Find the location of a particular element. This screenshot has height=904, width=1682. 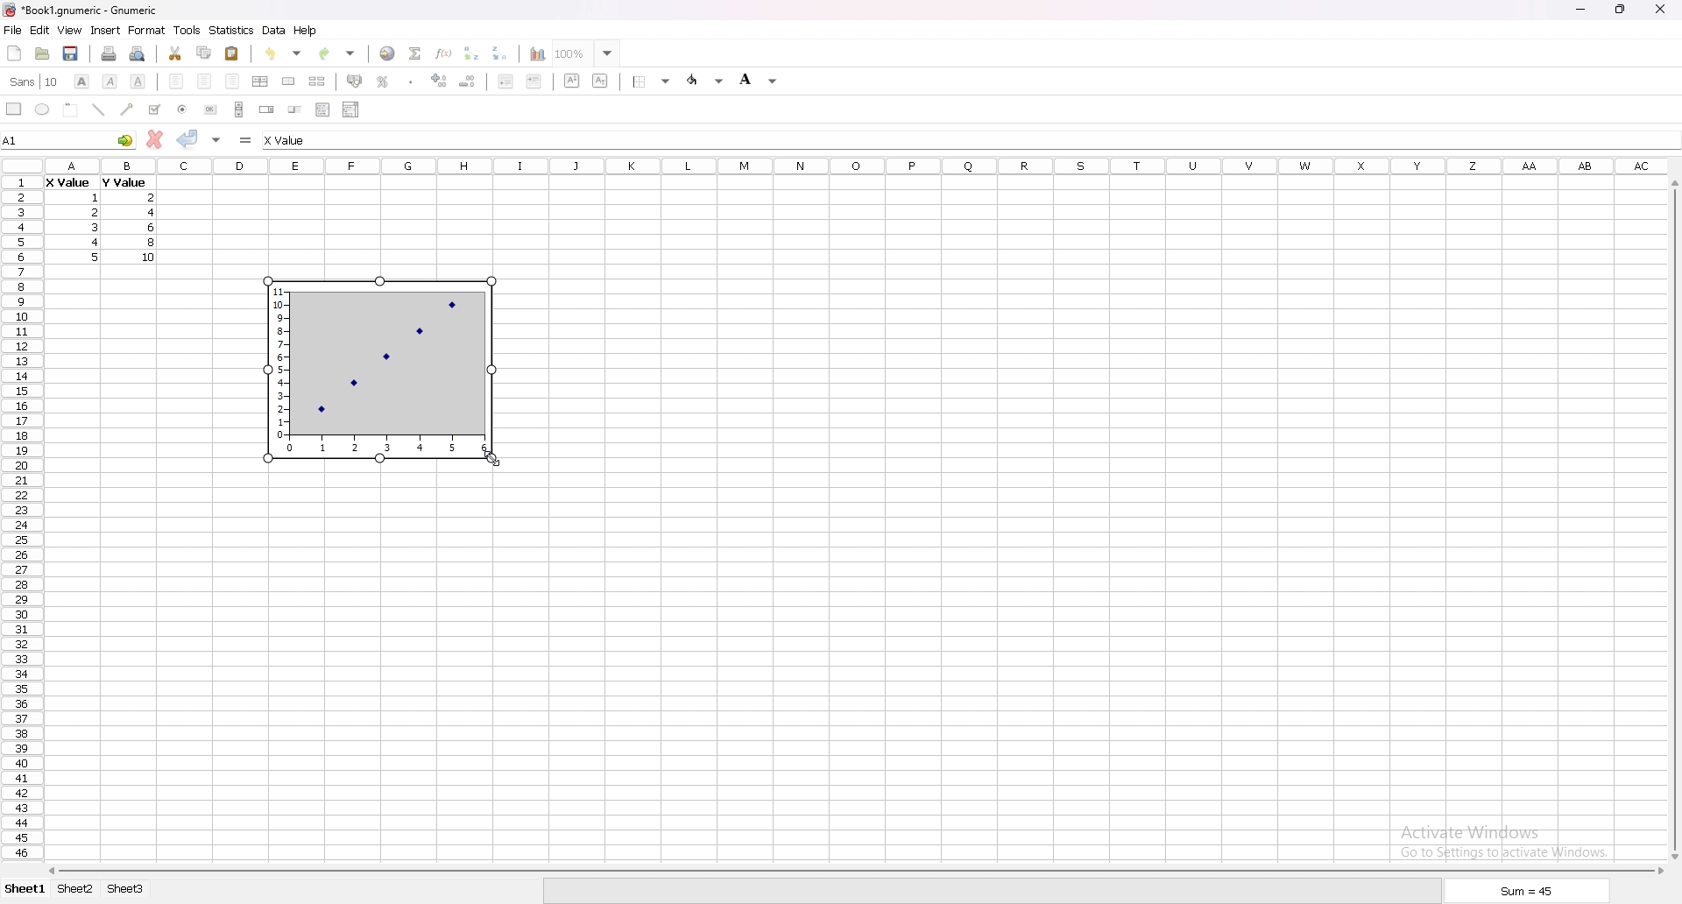

thousands separator is located at coordinates (412, 81).